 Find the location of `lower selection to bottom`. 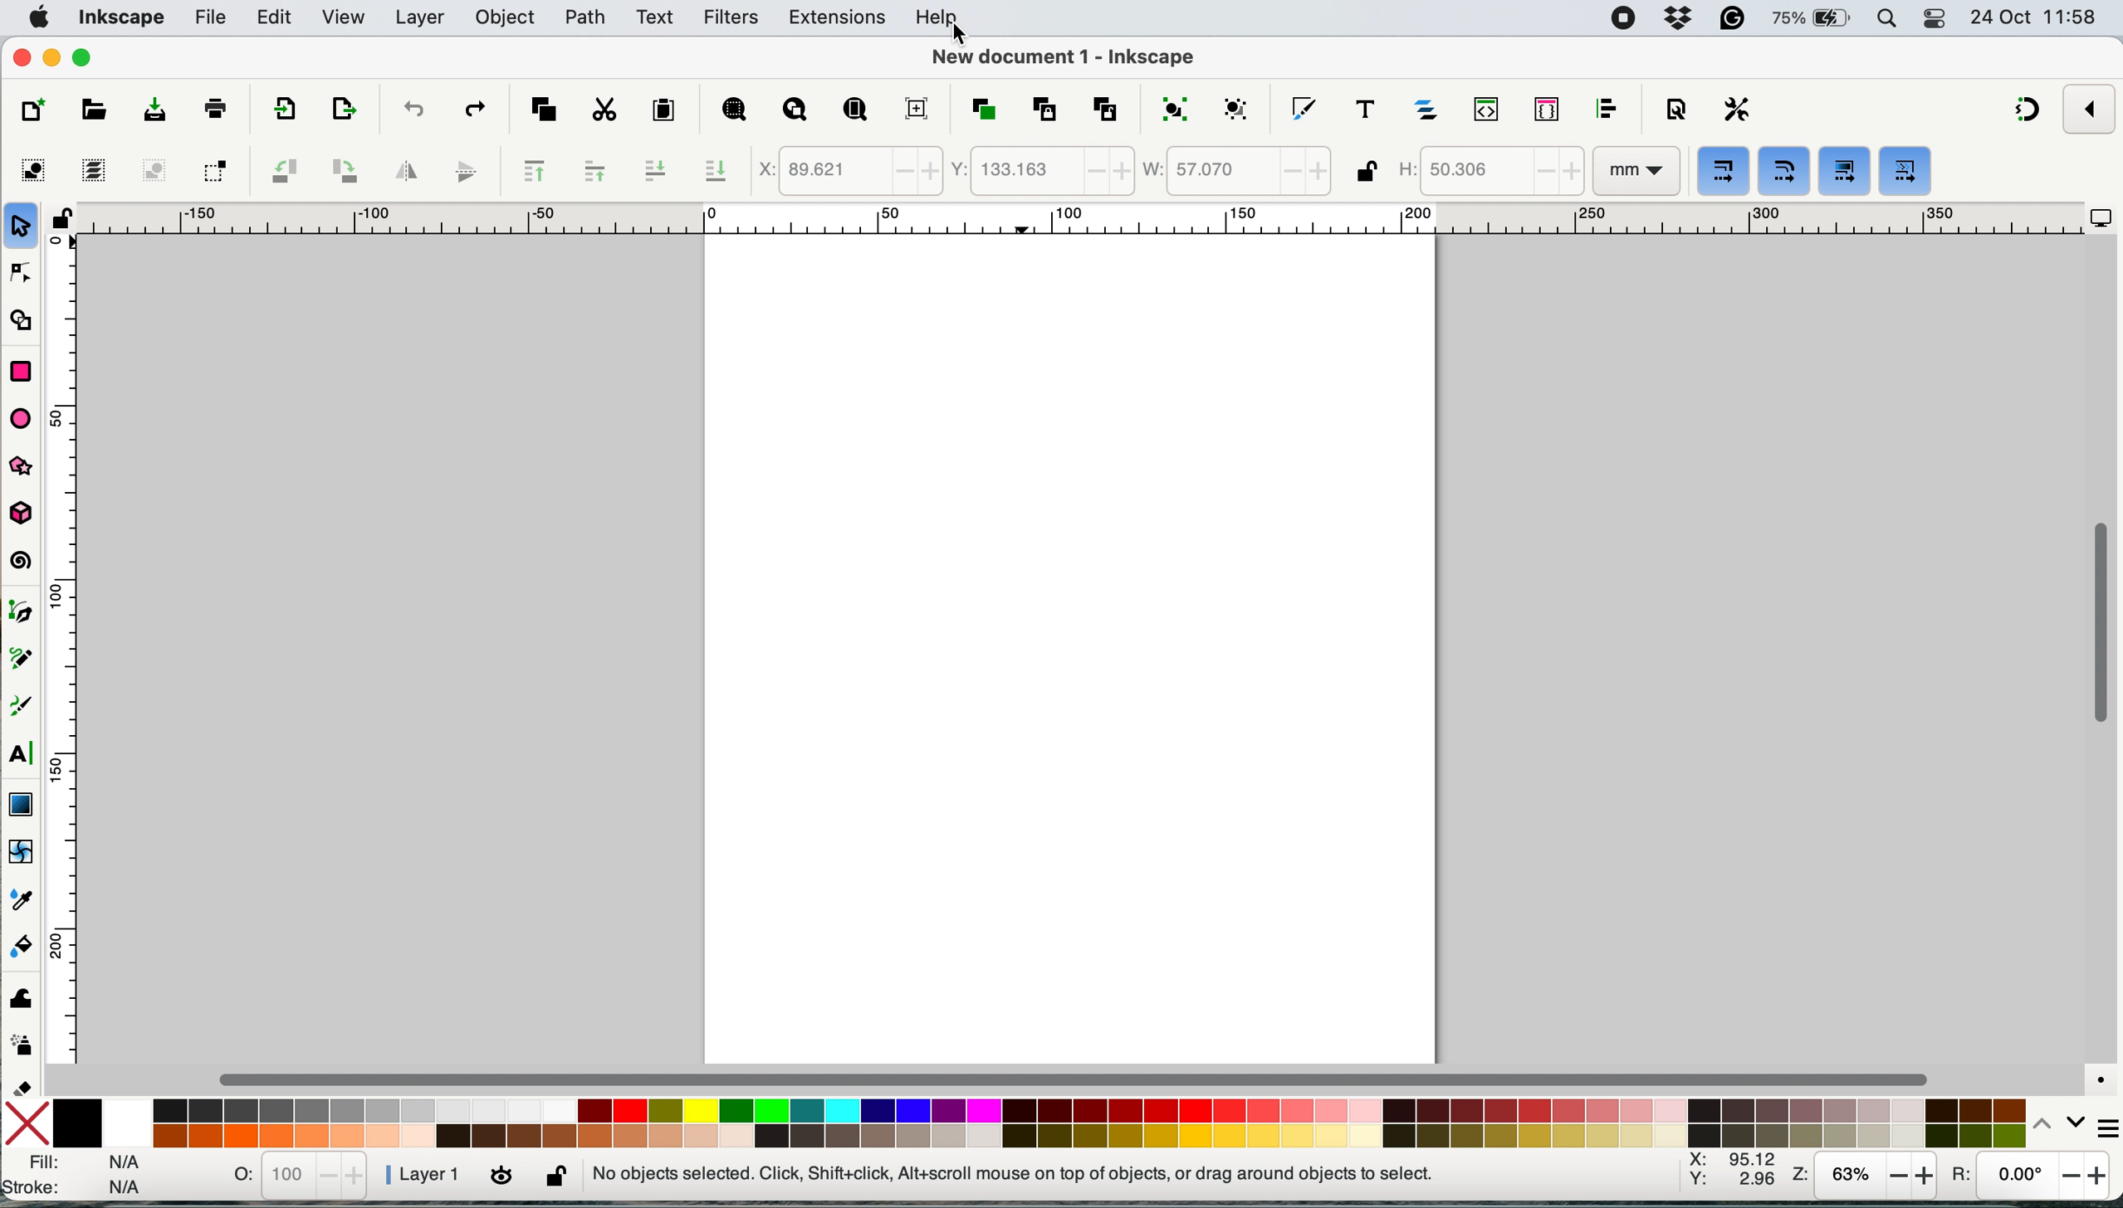

lower selection to bottom is located at coordinates (715, 176).